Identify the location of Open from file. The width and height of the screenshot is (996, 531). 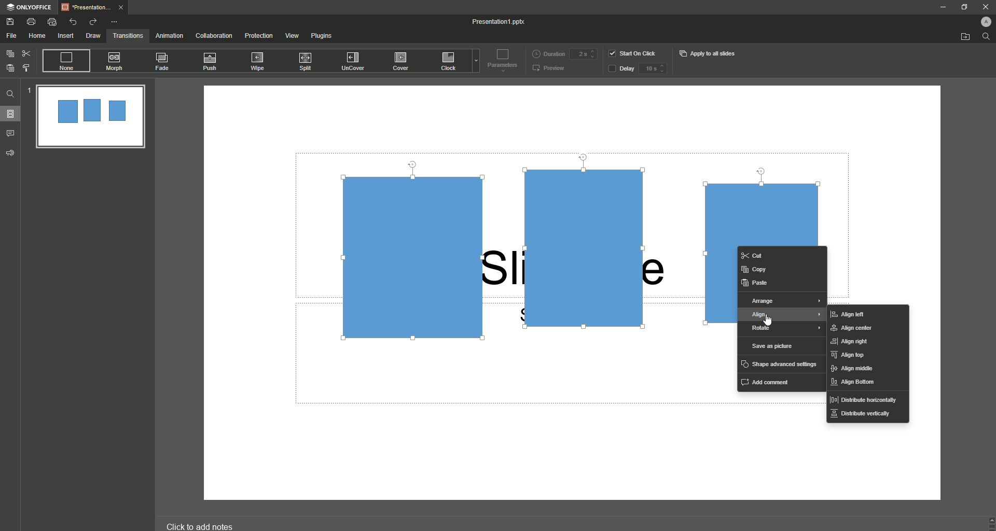
(965, 37).